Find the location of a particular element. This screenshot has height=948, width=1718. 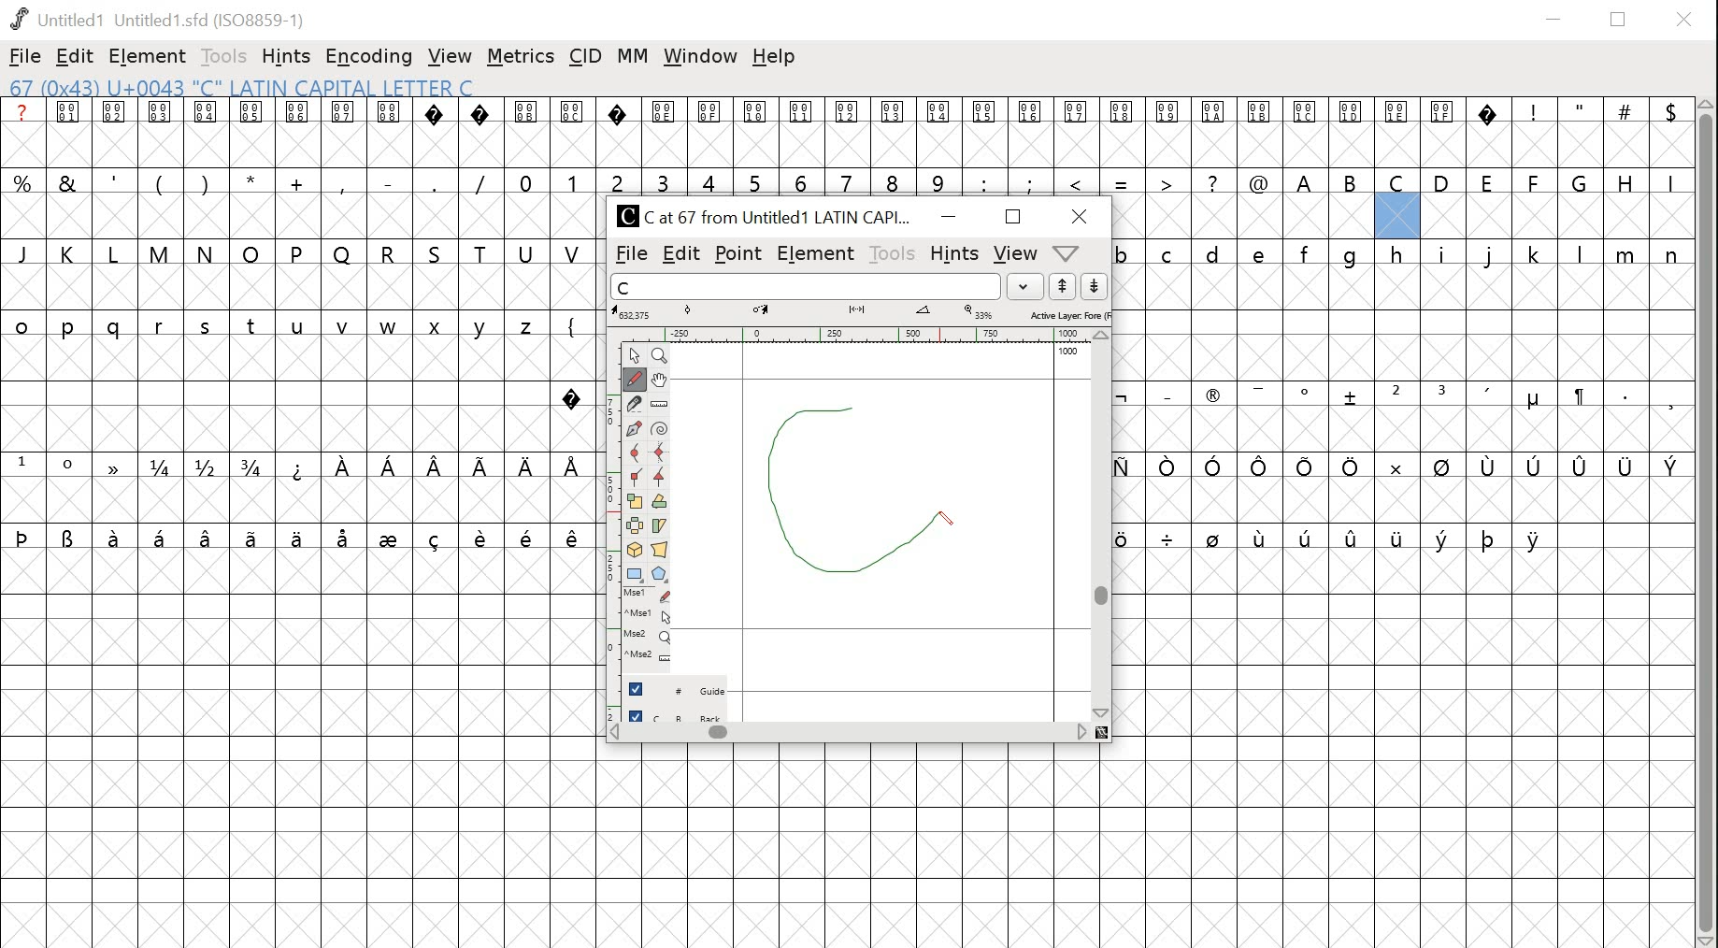

mm is located at coordinates (630, 58).